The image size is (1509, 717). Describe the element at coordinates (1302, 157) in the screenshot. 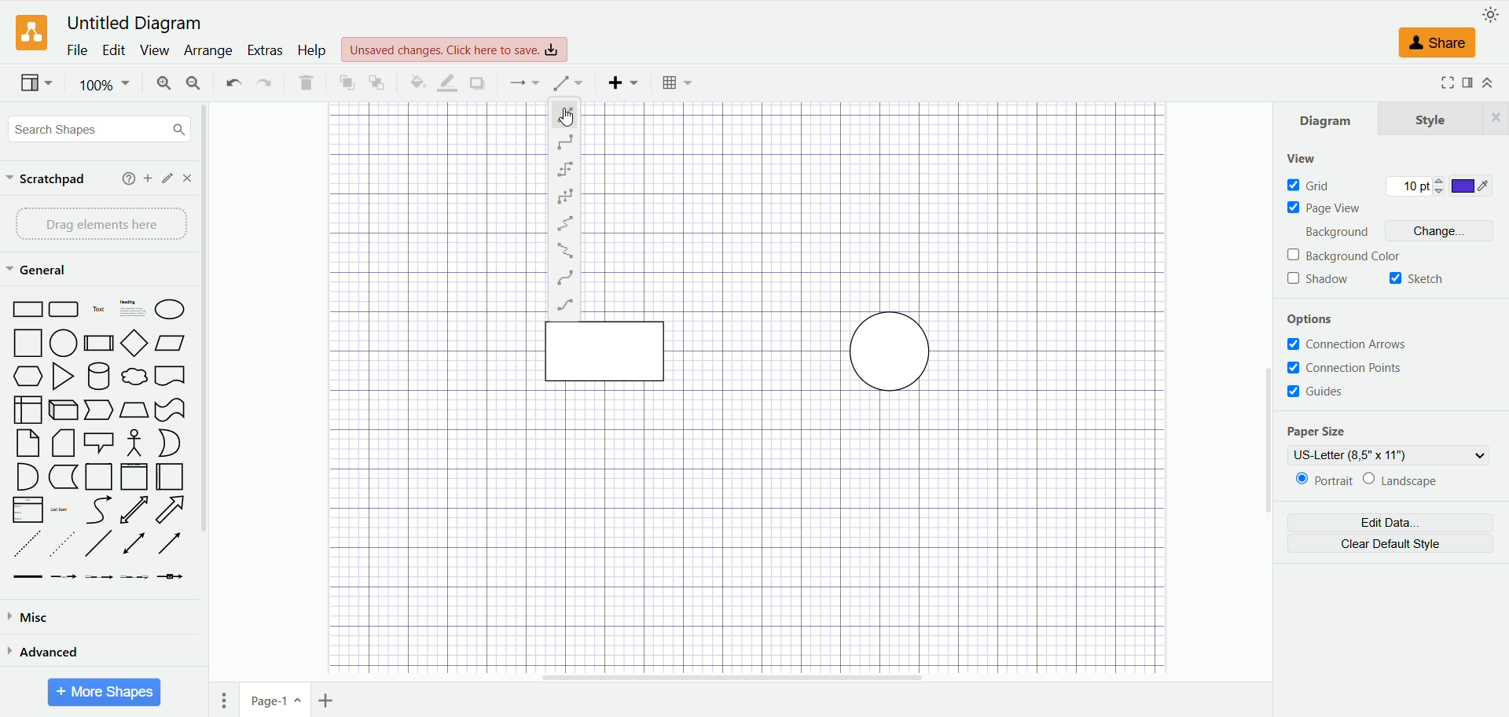

I see `view` at that location.